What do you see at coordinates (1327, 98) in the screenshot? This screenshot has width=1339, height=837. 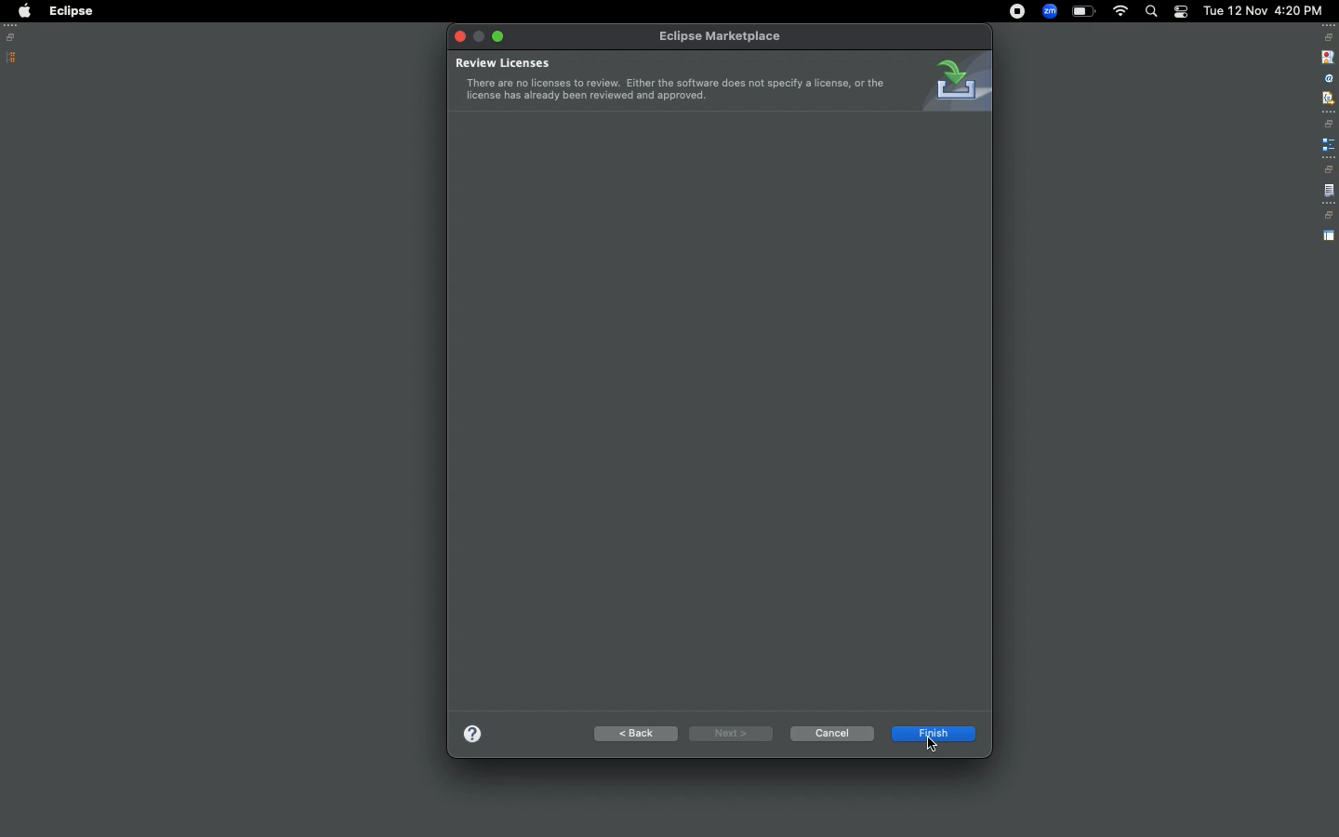 I see `filter` at bounding box center [1327, 98].